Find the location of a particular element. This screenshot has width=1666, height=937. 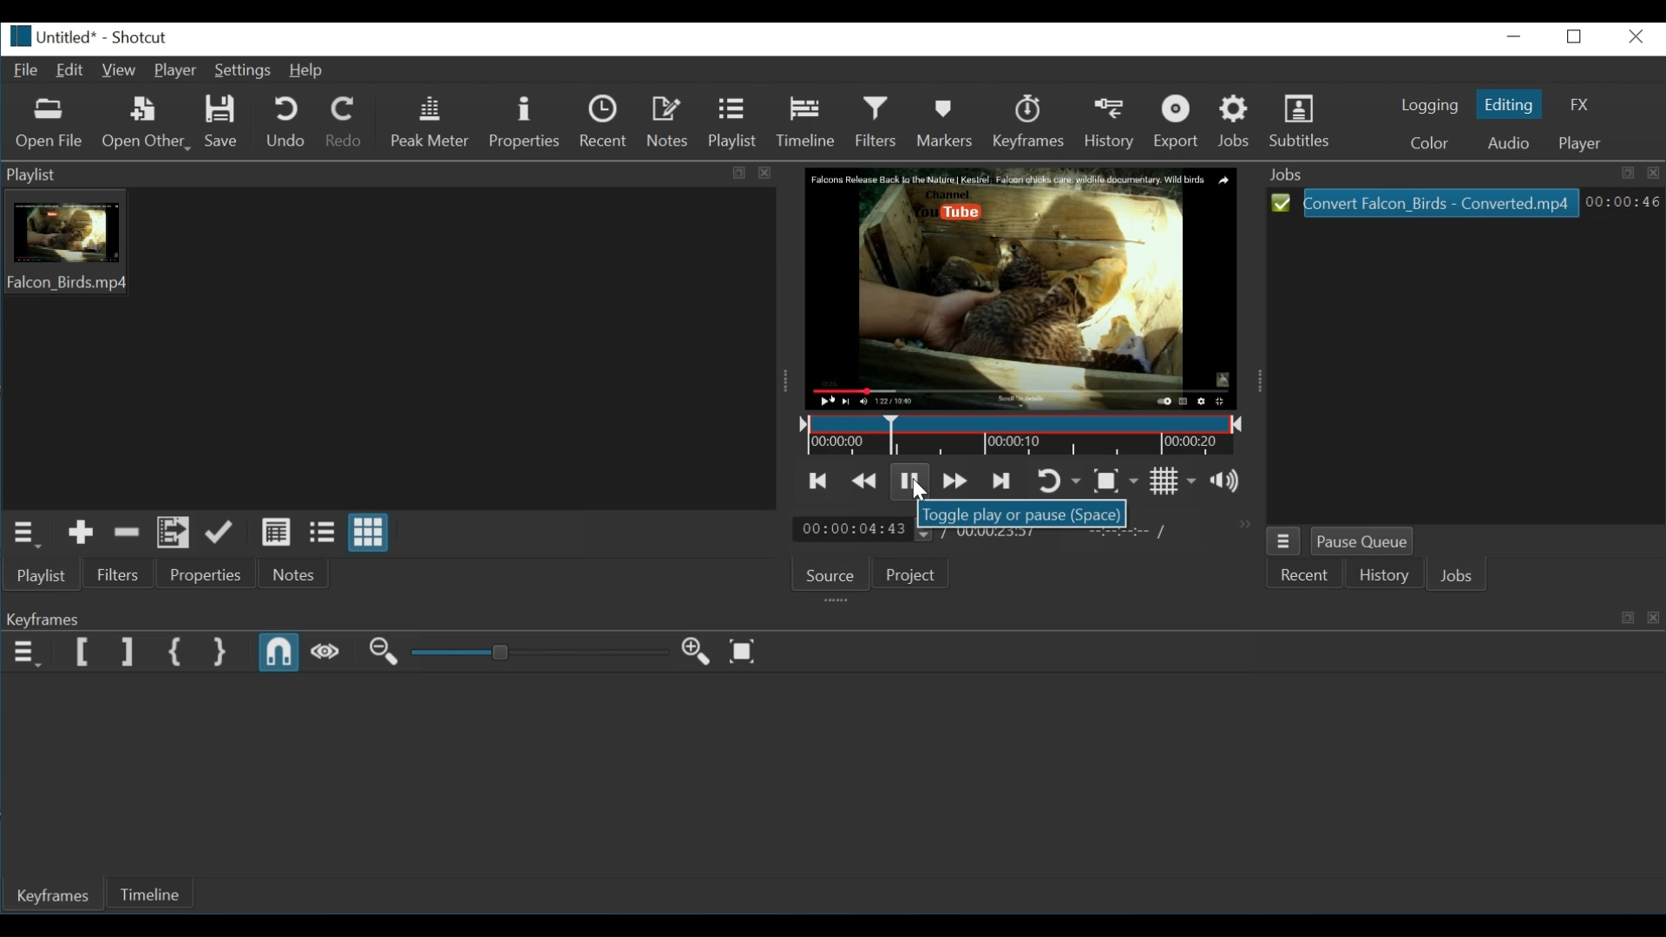

Settings is located at coordinates (244, 71).